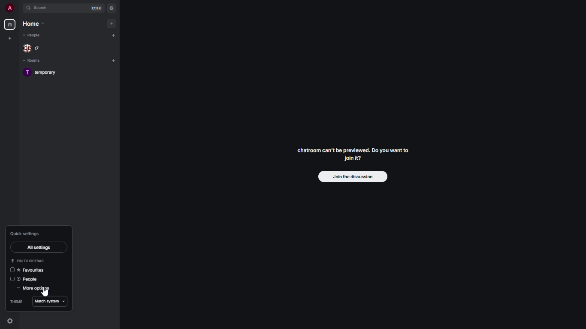 The height and width of the screenshot is (329, 586). I want to click on people, so click(31, 279).